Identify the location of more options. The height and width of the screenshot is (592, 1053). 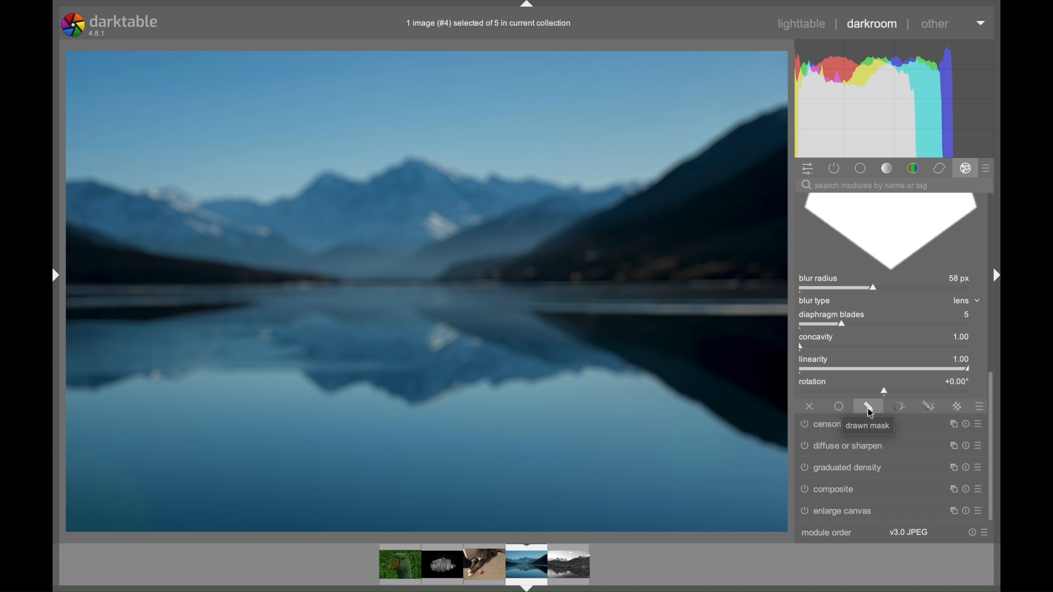
(980, 488).